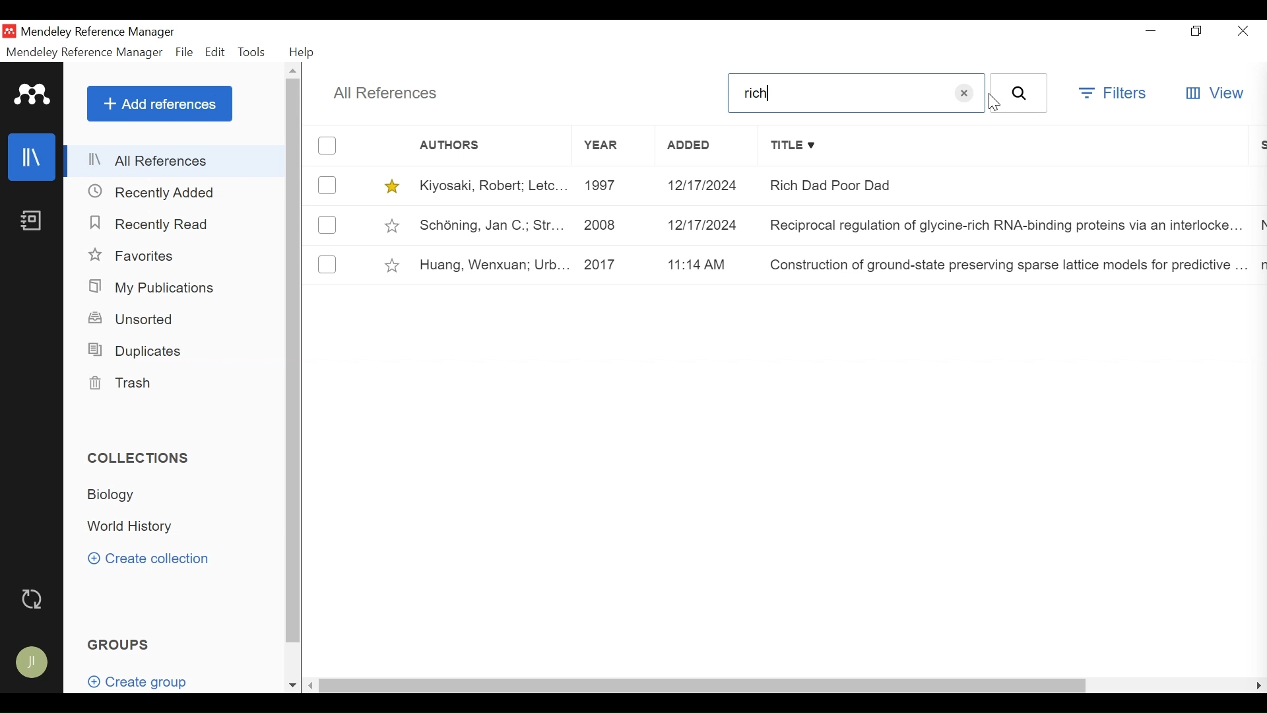 The image size is (1267, 713). Describe the element at coordinates (609, 223) in the screenshot. I see `2008` at that location.